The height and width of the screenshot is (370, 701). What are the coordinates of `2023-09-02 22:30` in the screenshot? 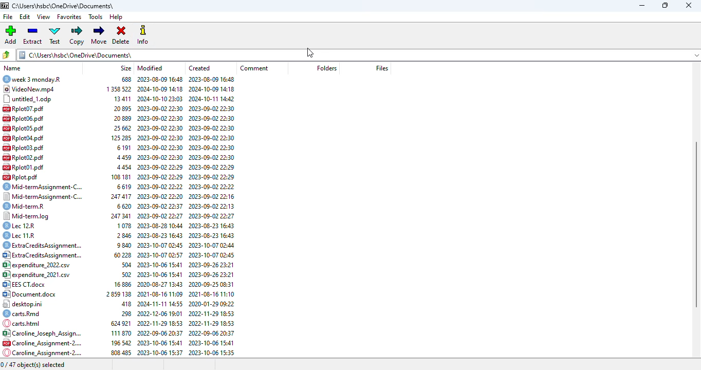 It's located at (160, 158).